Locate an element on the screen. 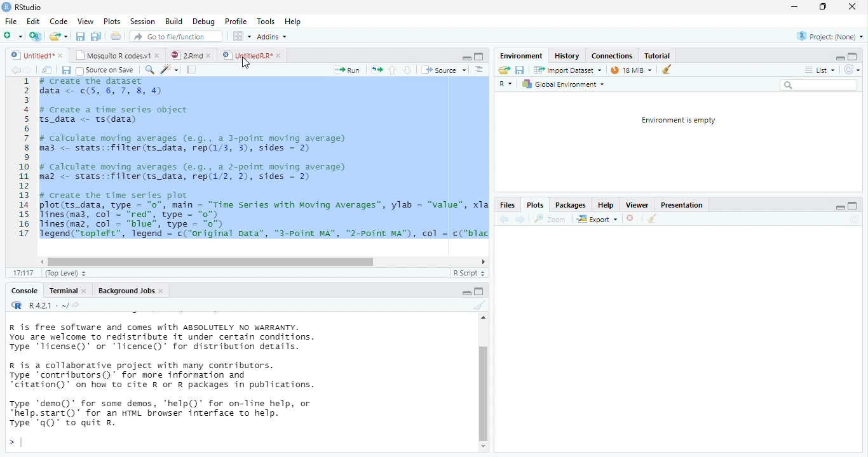 The image size is (868, 457). Terminal is located at coordinates (63, 291).